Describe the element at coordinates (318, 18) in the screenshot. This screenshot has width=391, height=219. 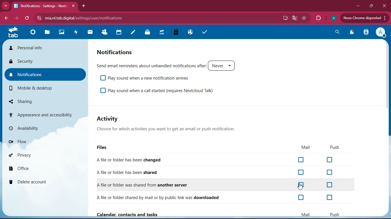
I see `extensions` at that location.